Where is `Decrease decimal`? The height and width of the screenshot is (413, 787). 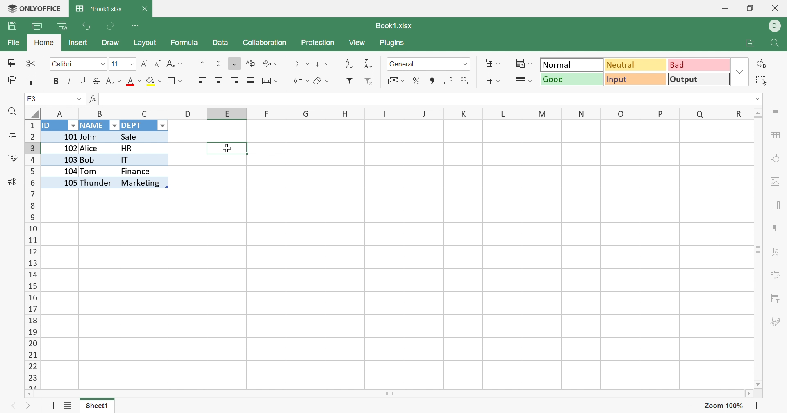
Decrease decimal is located at coordinates (449, 81).